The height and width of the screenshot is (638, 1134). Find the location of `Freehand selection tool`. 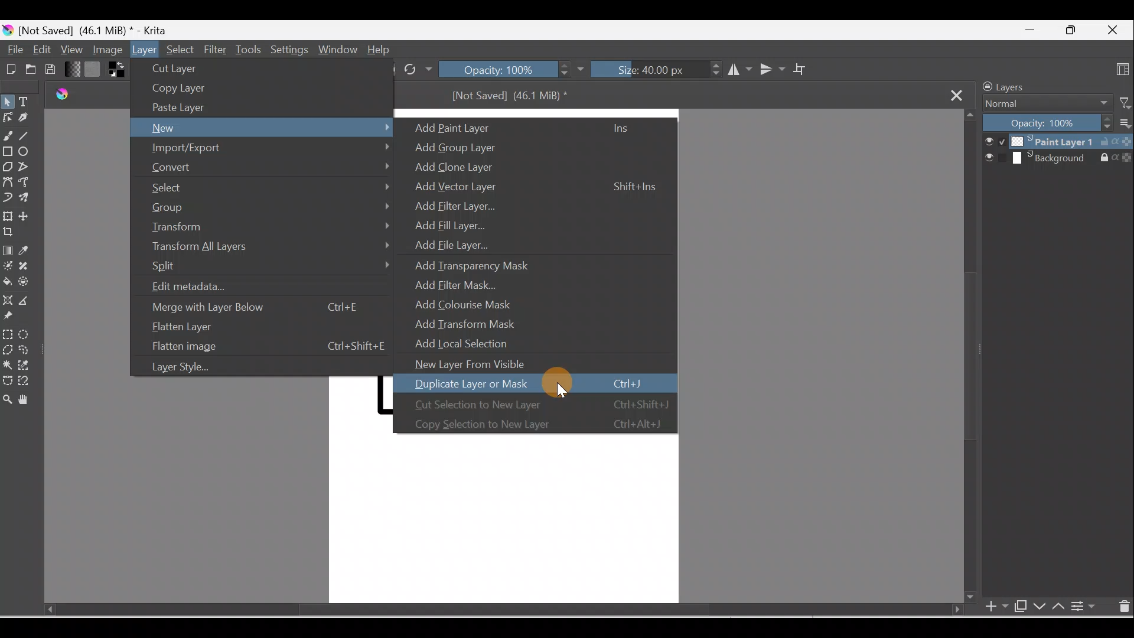

Freehand selection tool is located at coordinates (30, 350).